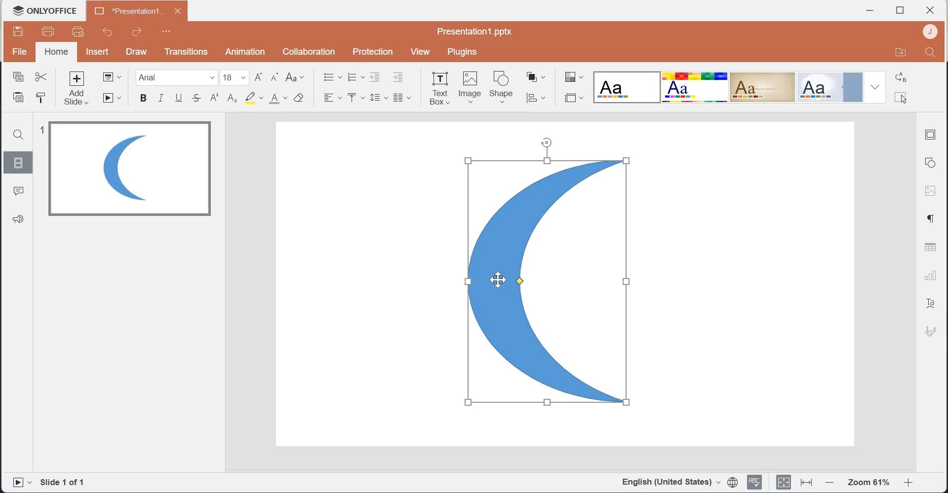 The image size is (948, 493). What do you see at coordinates (403, 98) in the screenshot?
I see `Insert column` at bounding box center [403, 98].